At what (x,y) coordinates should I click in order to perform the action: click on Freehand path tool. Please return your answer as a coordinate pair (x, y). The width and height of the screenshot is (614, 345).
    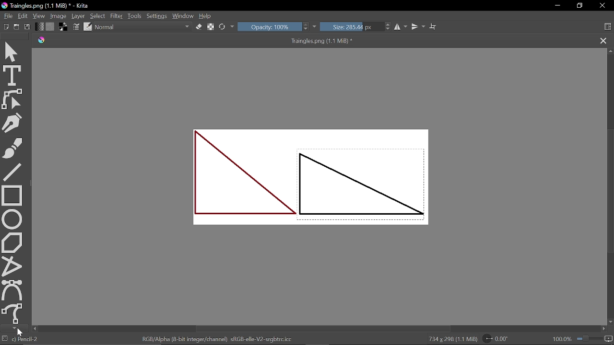
    Looking at the image, I should click on (12, 313).